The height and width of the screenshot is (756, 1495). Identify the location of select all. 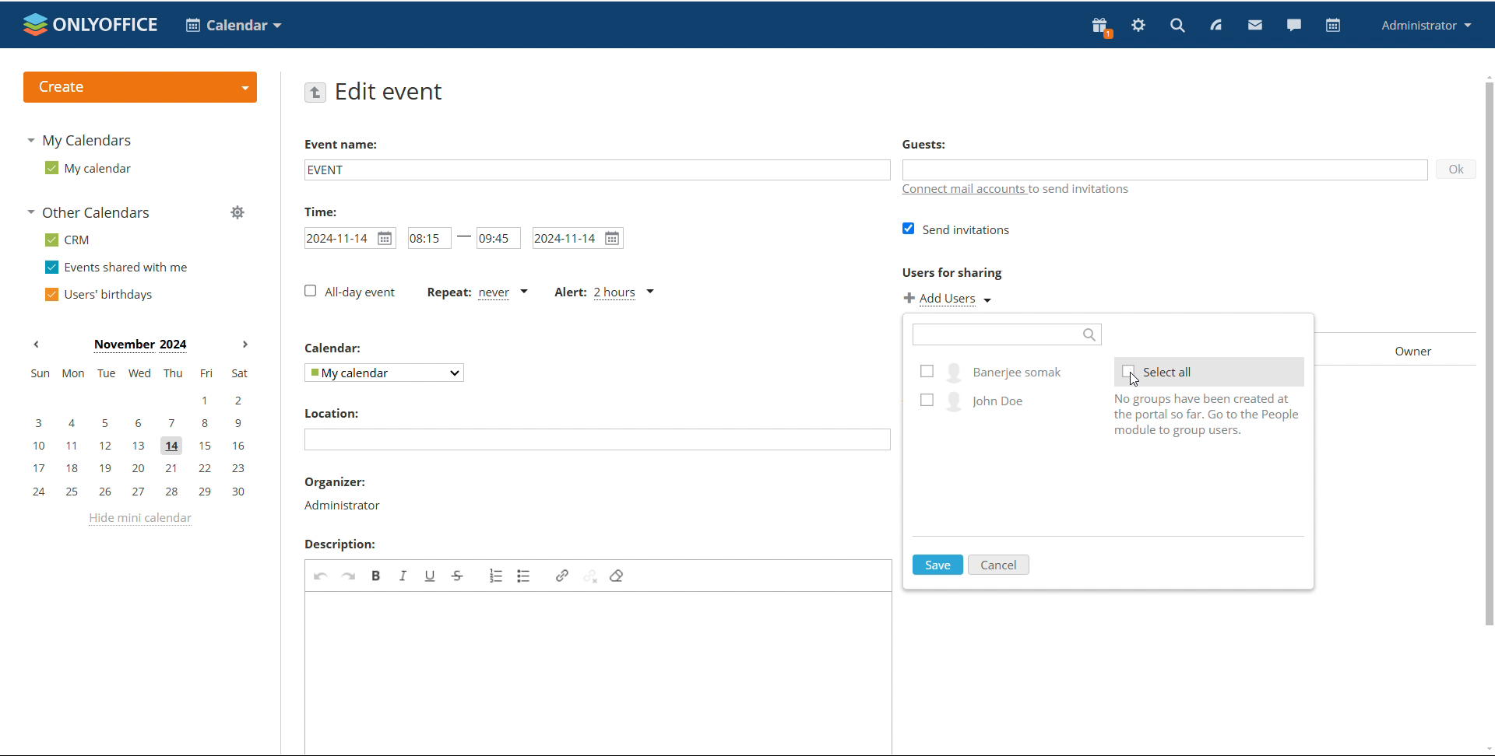
(1210, 371).